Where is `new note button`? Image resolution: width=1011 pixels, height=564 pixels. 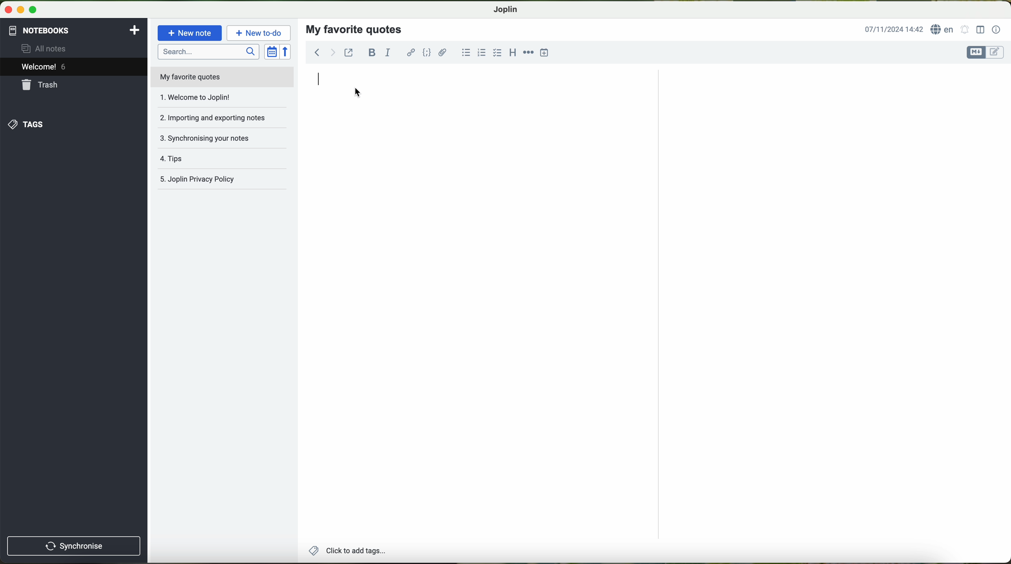
new note button is located at coordinates (190, 33).